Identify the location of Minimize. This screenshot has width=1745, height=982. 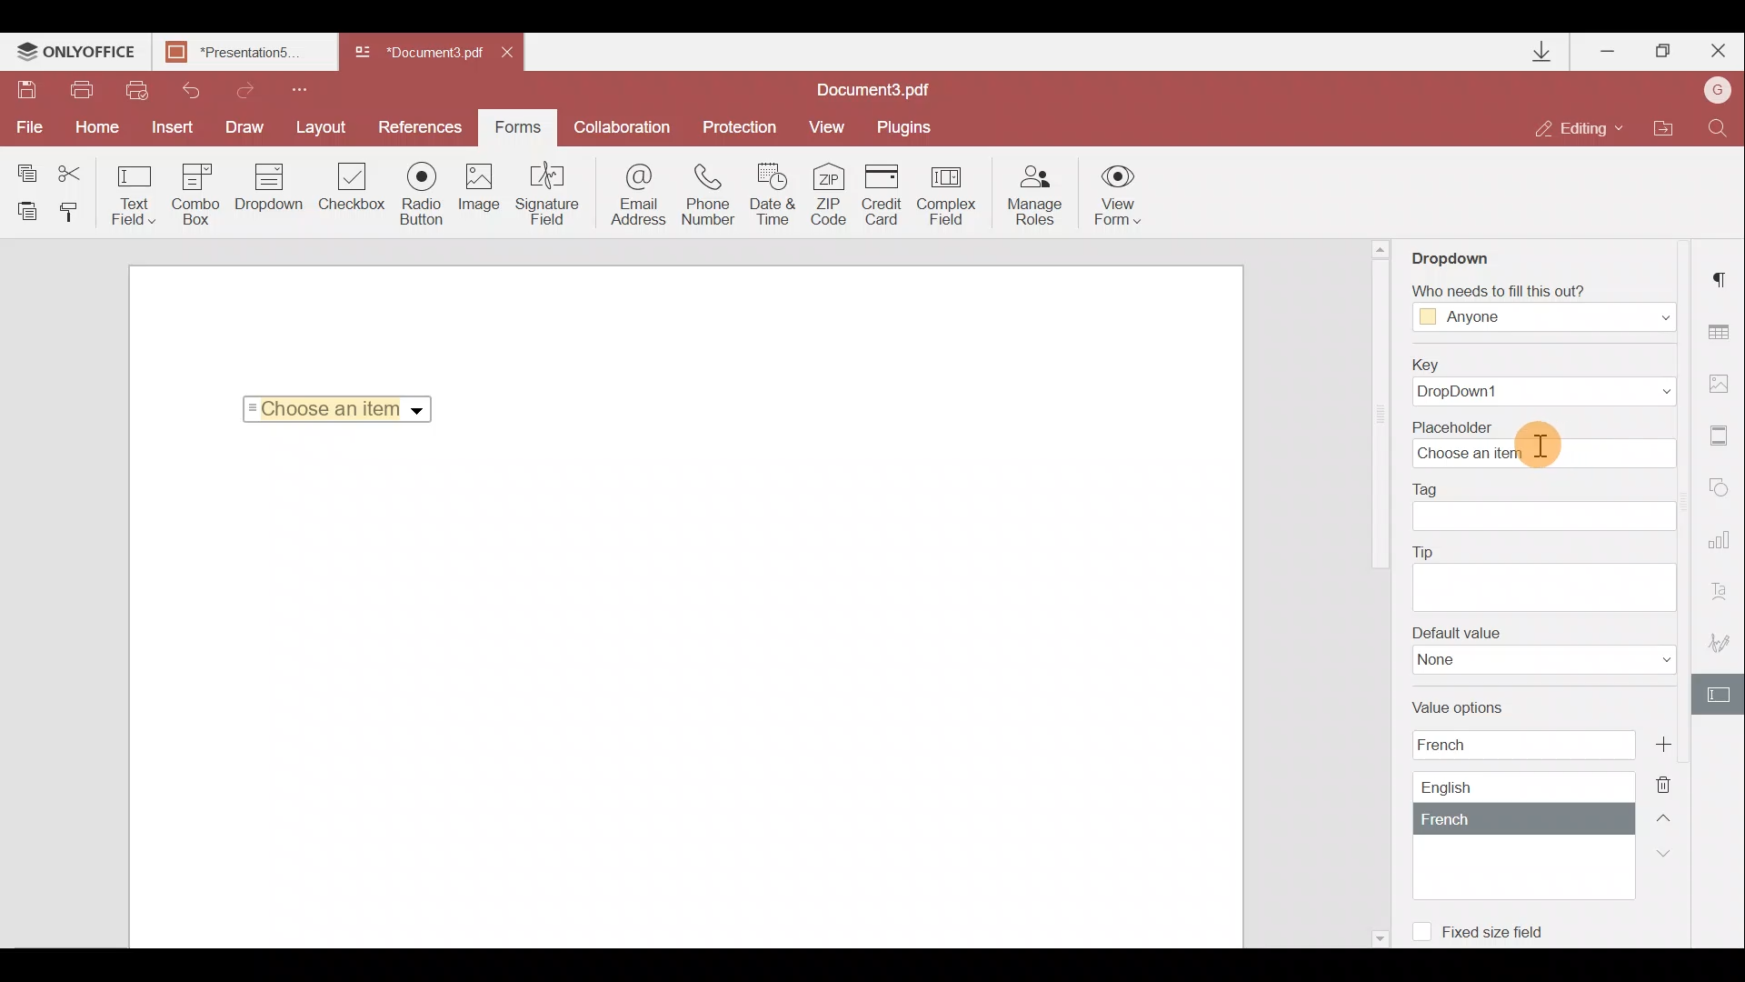
(1610, 47).